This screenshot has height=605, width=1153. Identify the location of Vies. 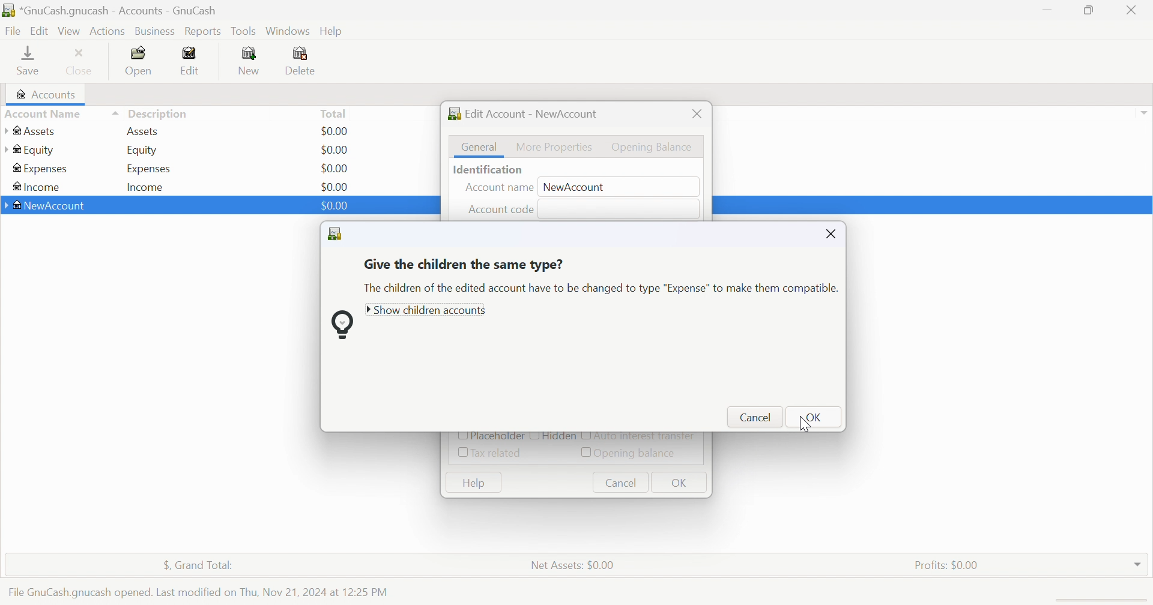
(70, 31).